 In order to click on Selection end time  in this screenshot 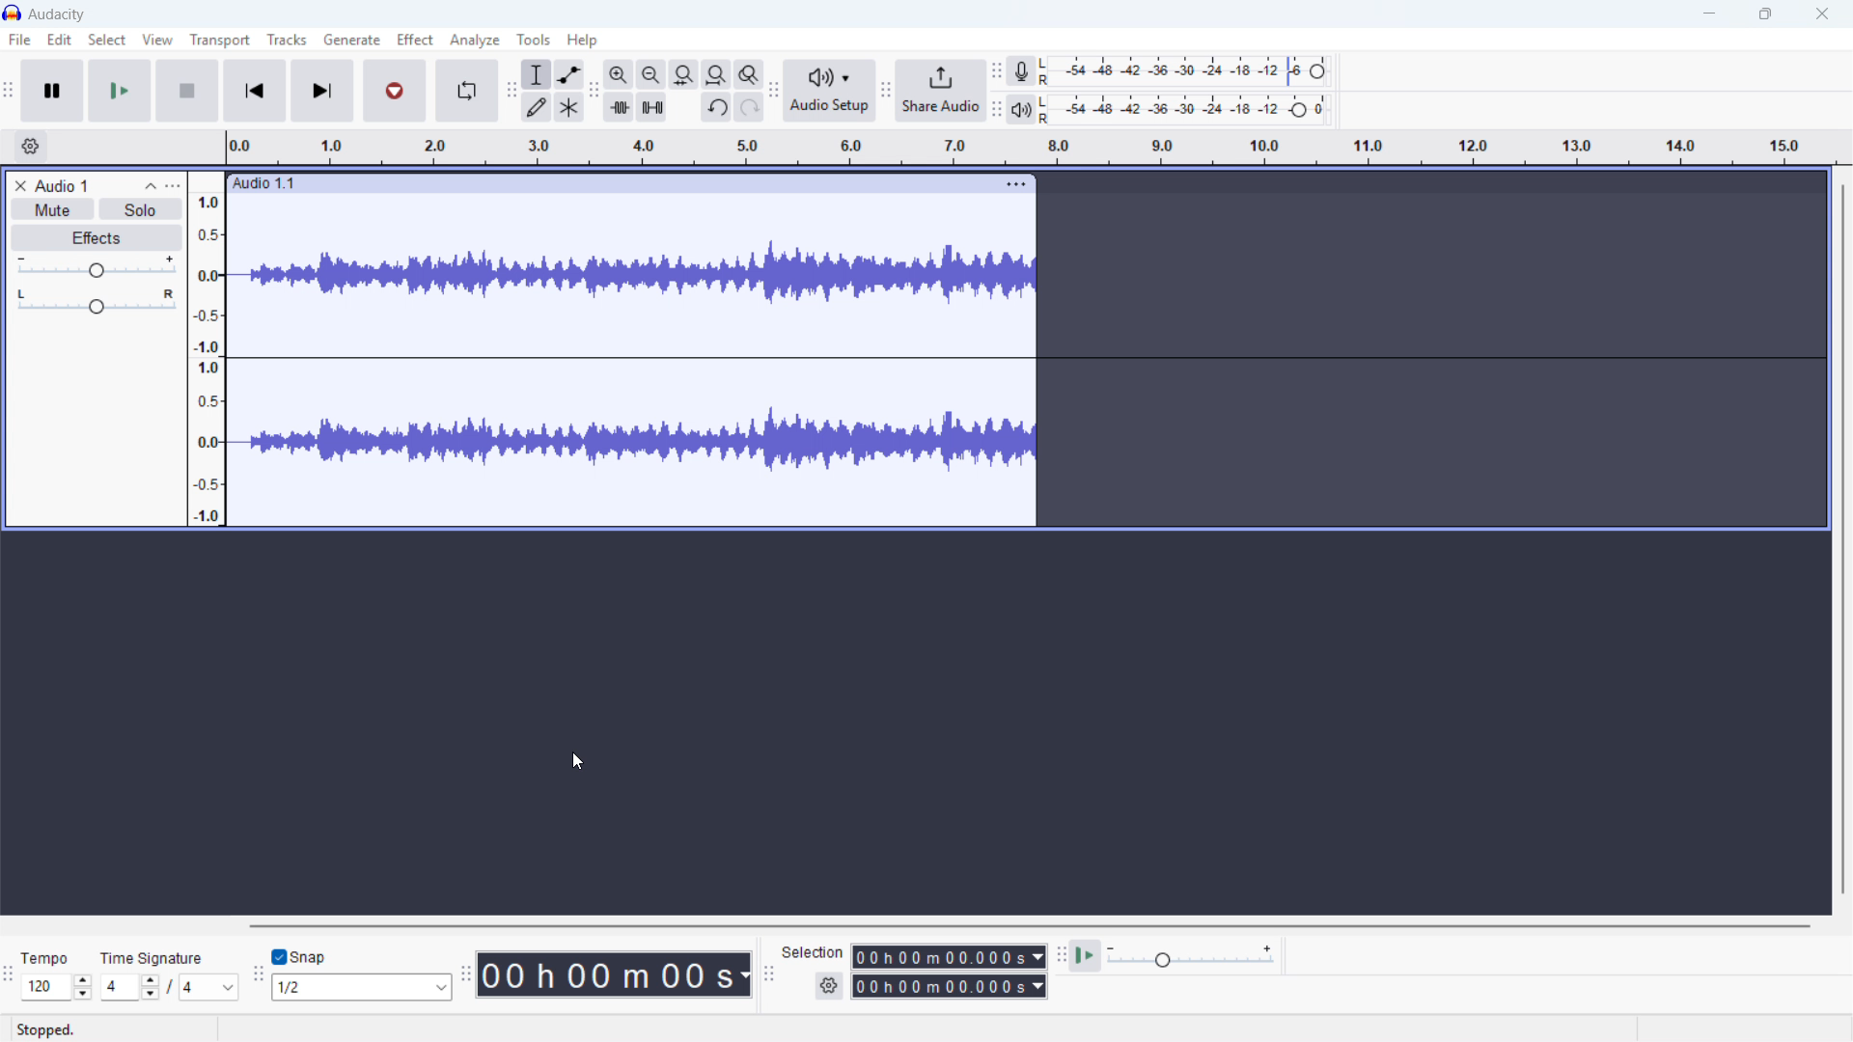, I will do `click(949, 986)`.